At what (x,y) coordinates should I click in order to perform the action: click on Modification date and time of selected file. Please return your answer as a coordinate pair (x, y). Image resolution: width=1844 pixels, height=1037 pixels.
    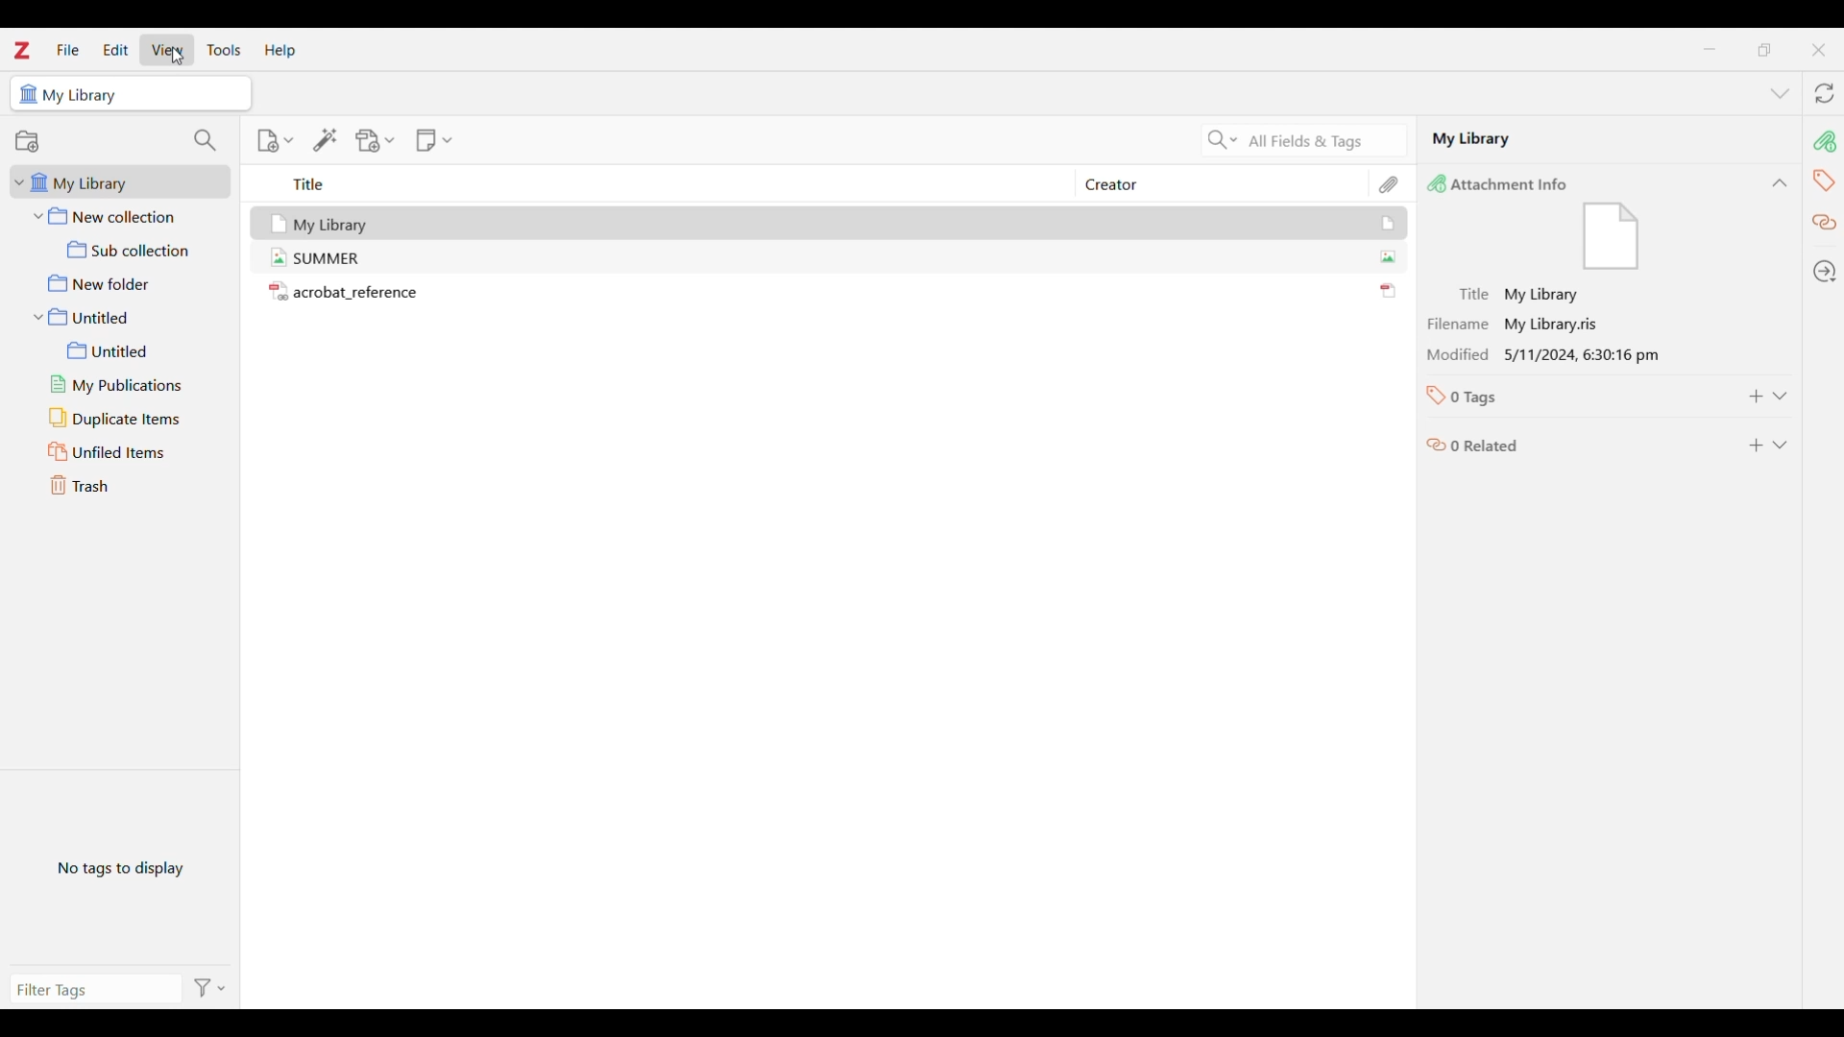
    Looking at the image, I should click on (1542, 358).